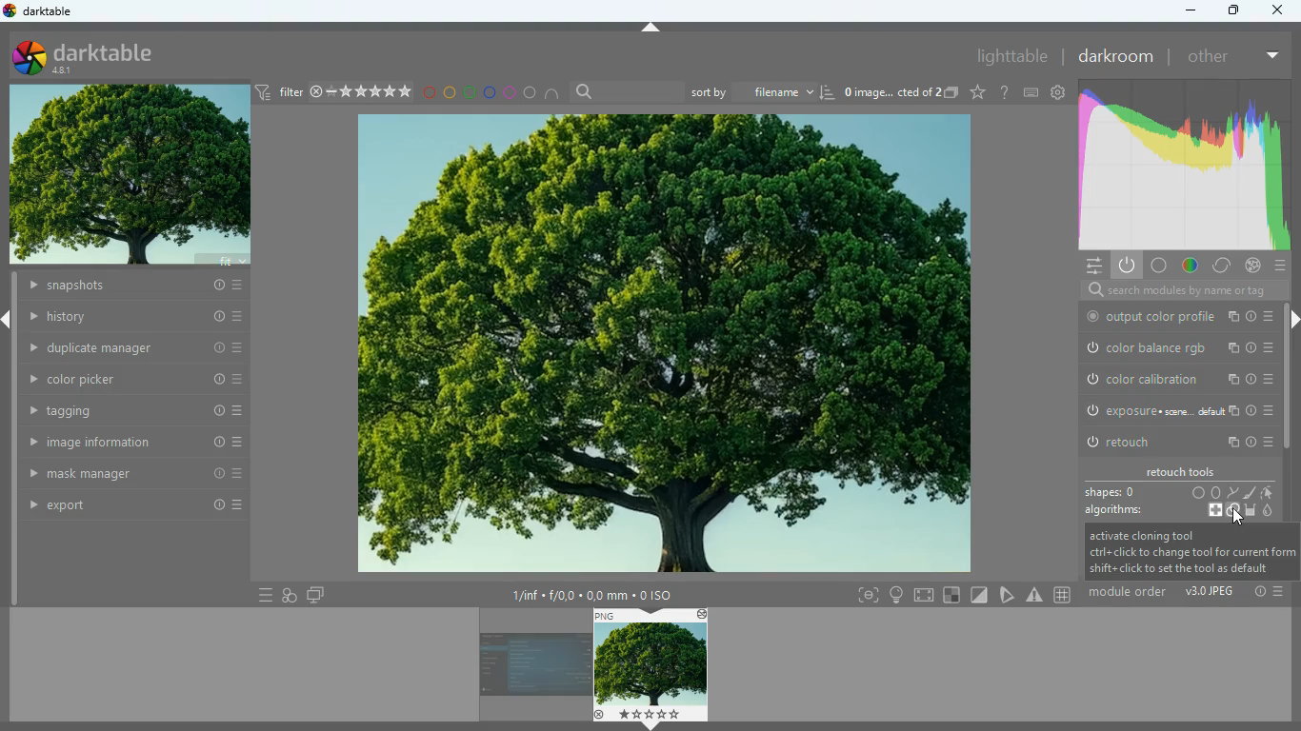  Describe the element at coordinates (12, 442) in the screenshot. I see `Scroll bar` at that location.